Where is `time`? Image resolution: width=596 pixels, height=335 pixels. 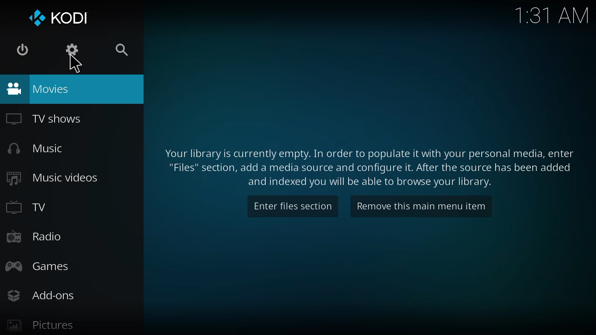 time is located at coordinates (550, 16).